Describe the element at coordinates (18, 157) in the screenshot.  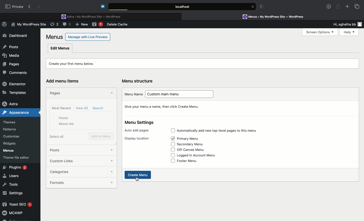
I see `Theme file editor` at that location.